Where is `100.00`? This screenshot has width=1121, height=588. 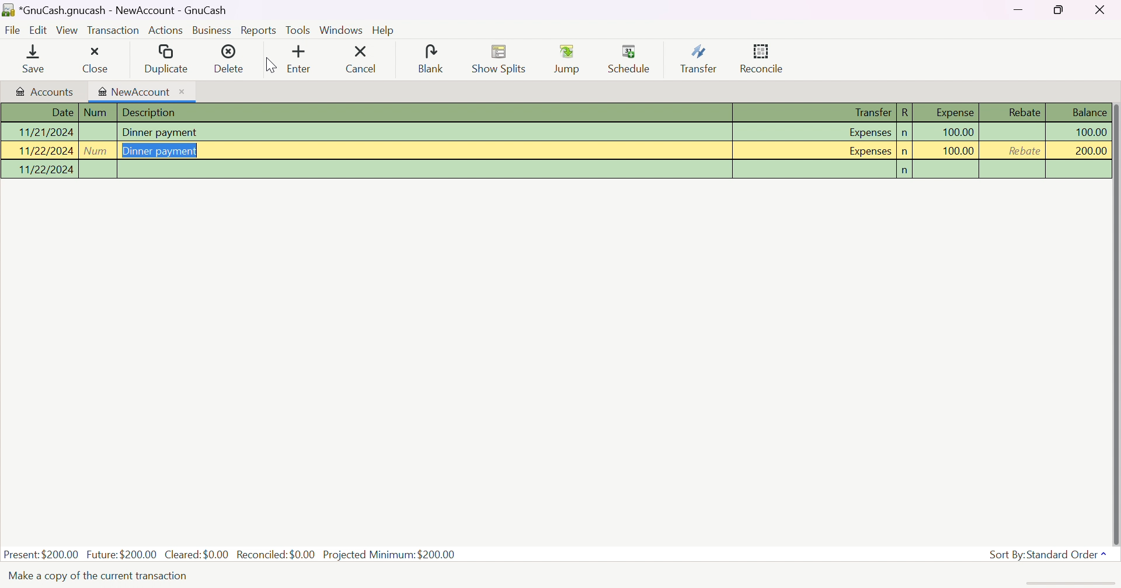 100.00 is located at coordinates (958, 132).